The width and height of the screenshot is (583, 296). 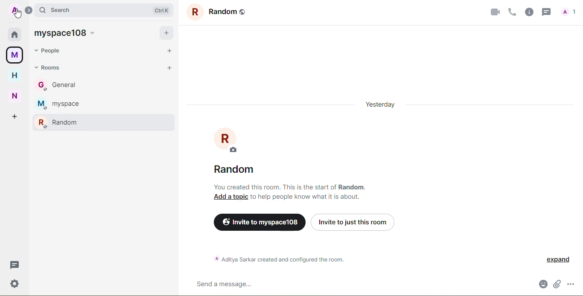 What do you see at coordinates (29, 9) in the screenshot?
I see `expand` at bounding box center [29, 9].